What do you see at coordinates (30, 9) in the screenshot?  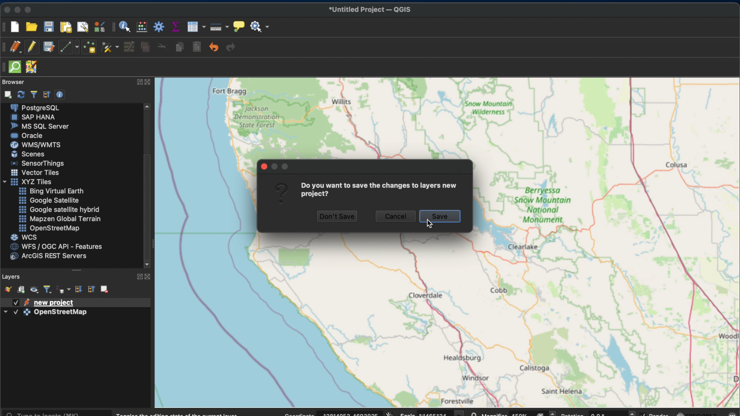 I see `maximize` at bounding box center [30, 9].